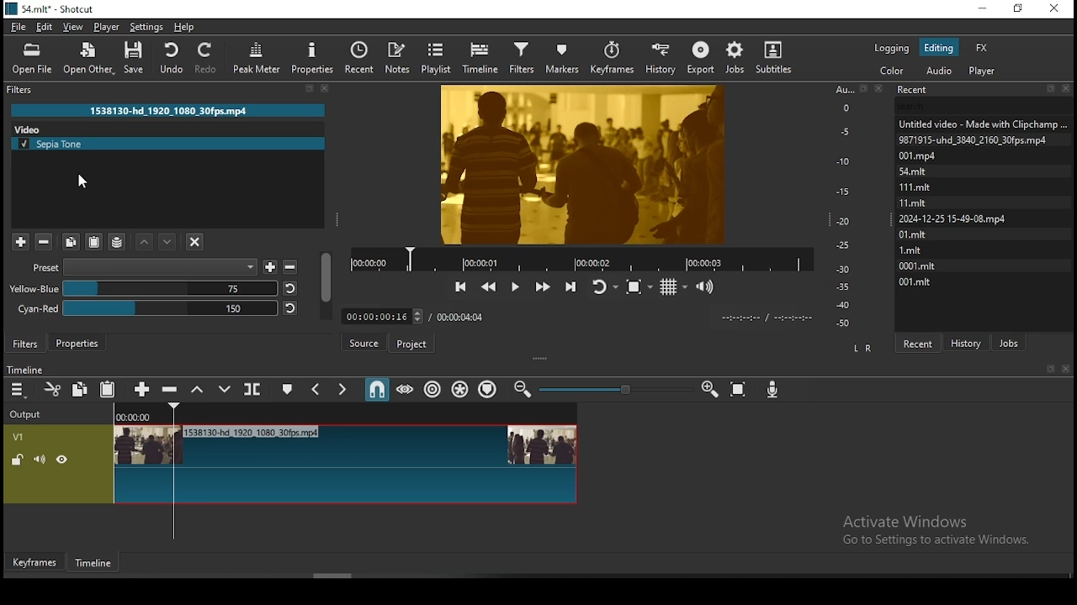 This screenshot has width=1077, height=605. Describe the element at coordinates (105, 27) in the screenshot. I see `player` at that location.